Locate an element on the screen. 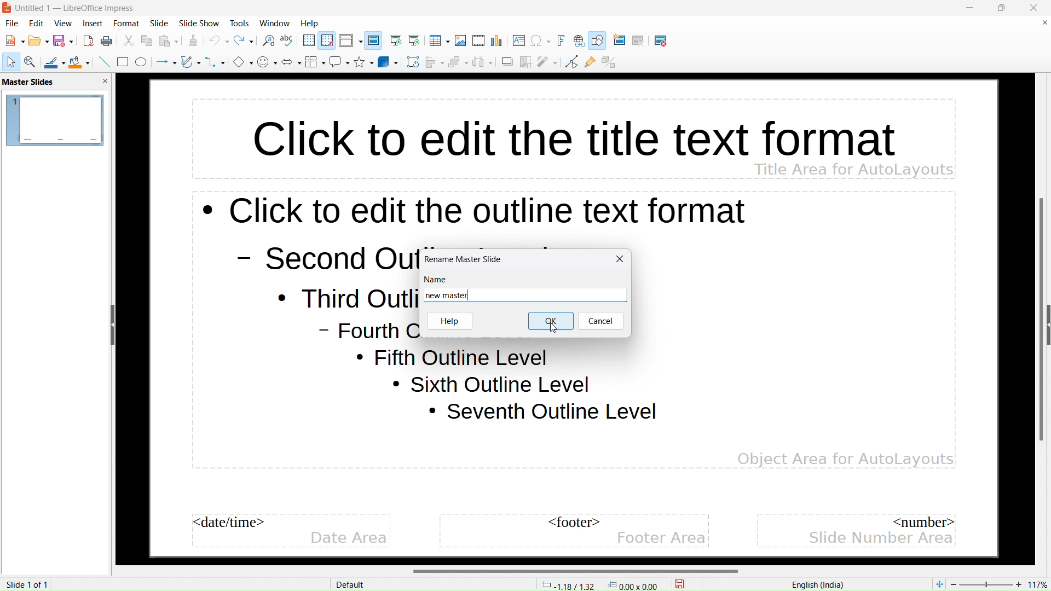 This screenshot has height=591, width=1051. <date/time> is located at coordinates (231, 523).